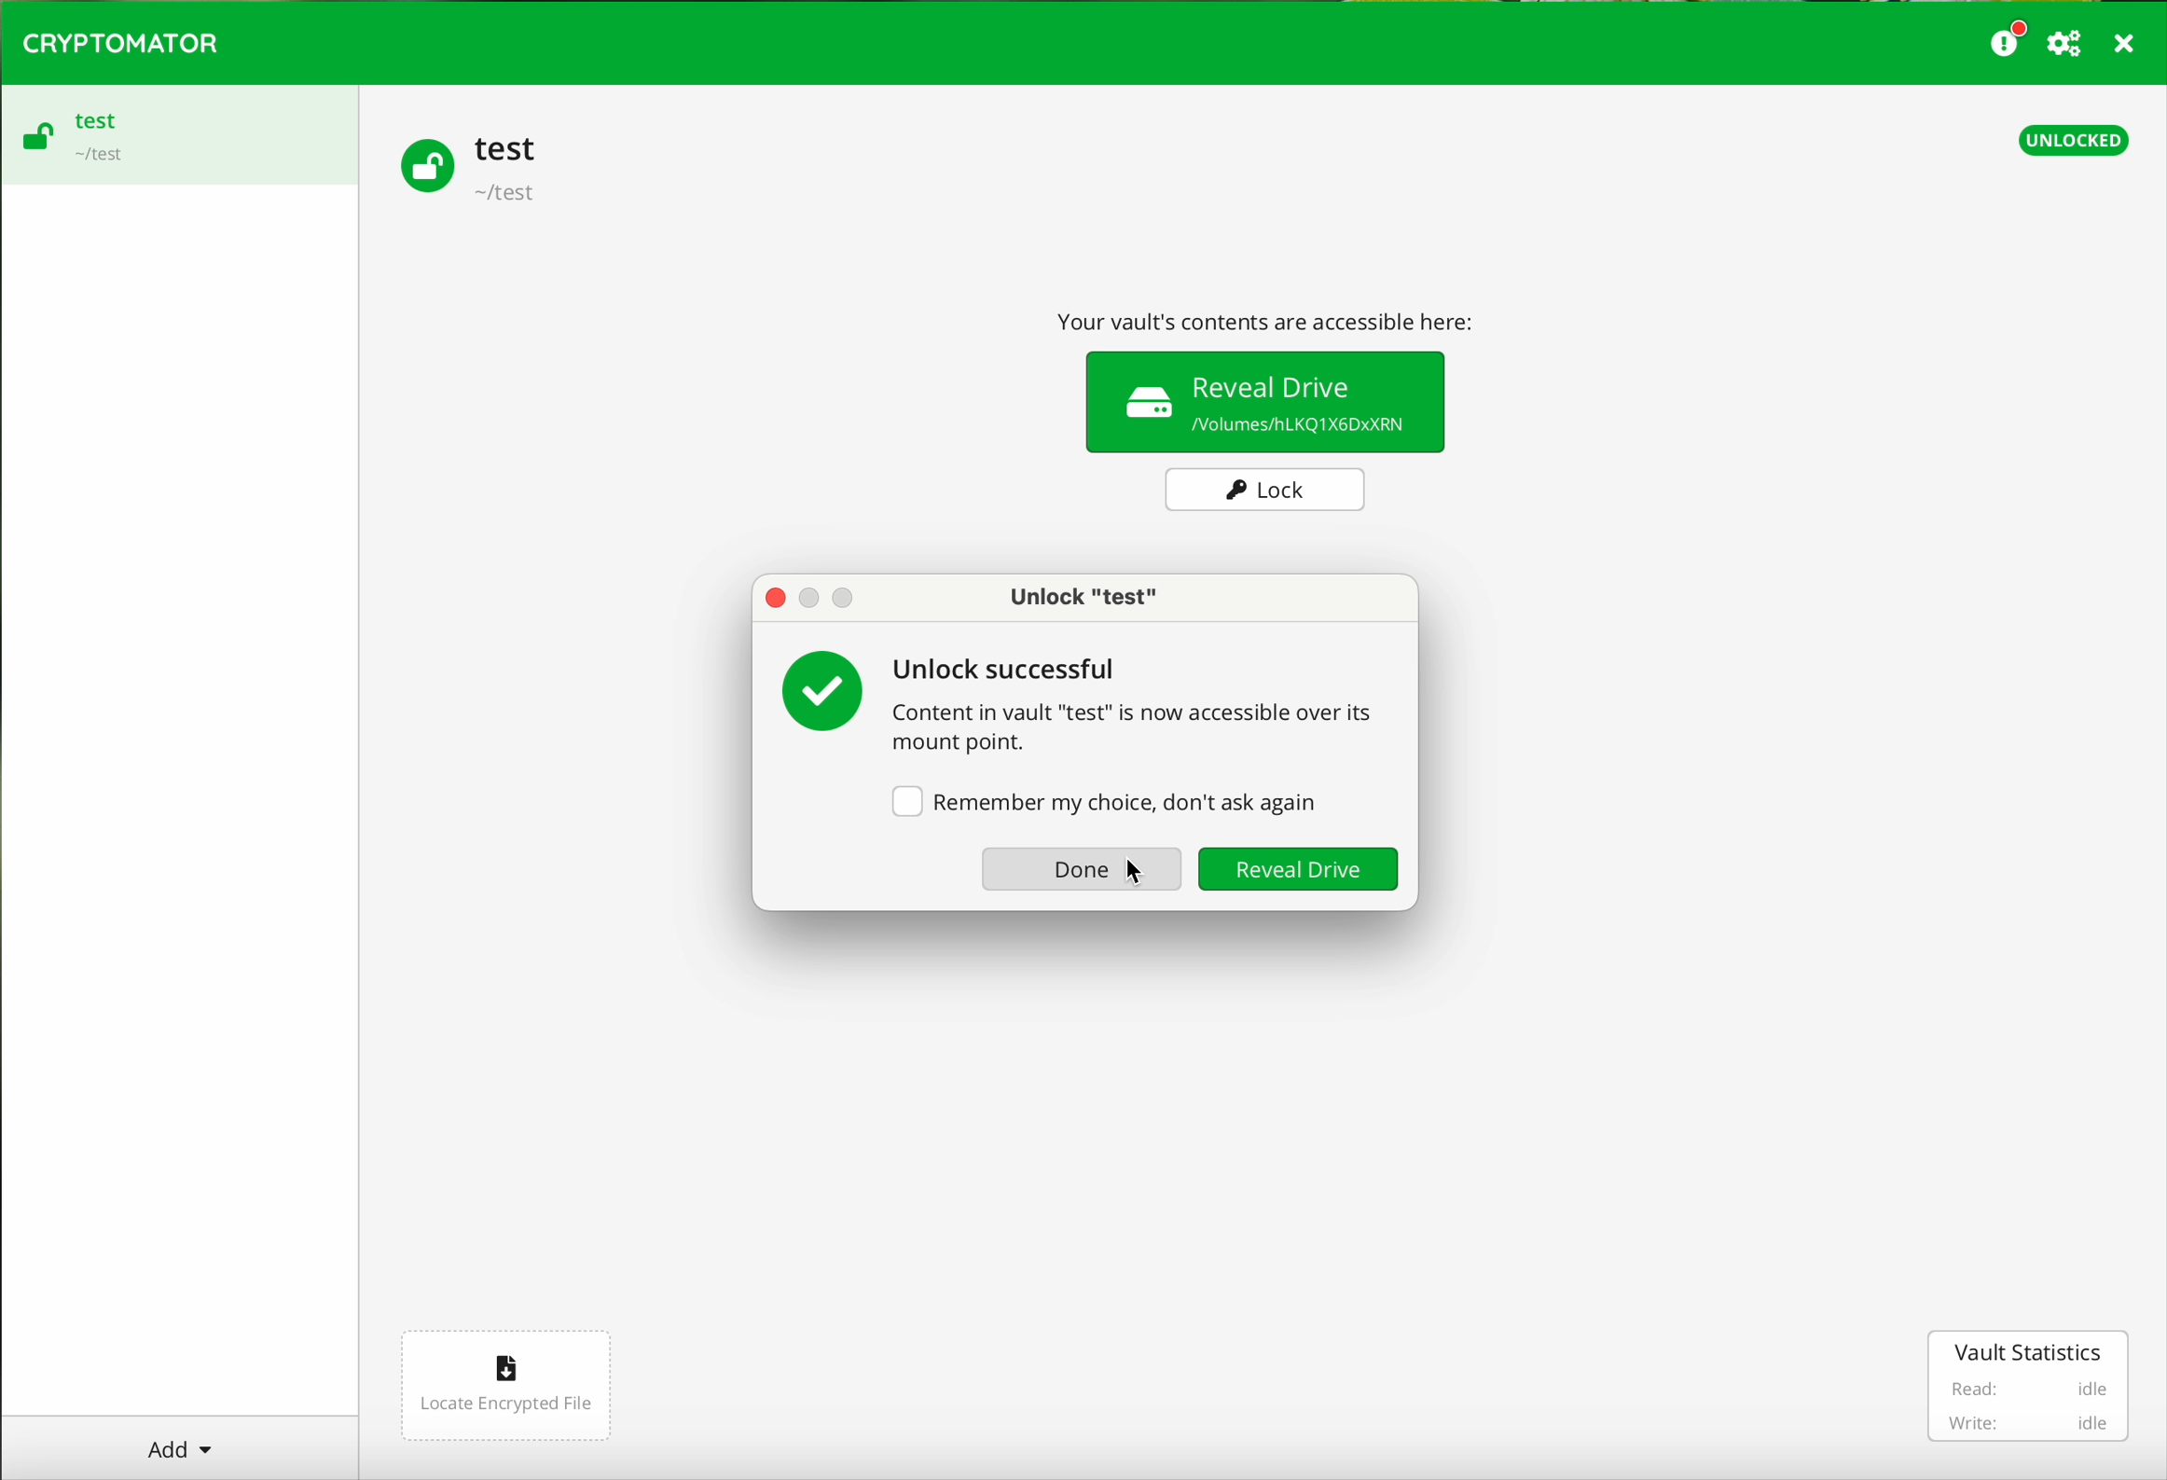 This screenshot has height=1480, width=2167. What do you see at coordinates (1267, 491) in the screenshot?
I see `lock button` at bounding box center [1267, 491].